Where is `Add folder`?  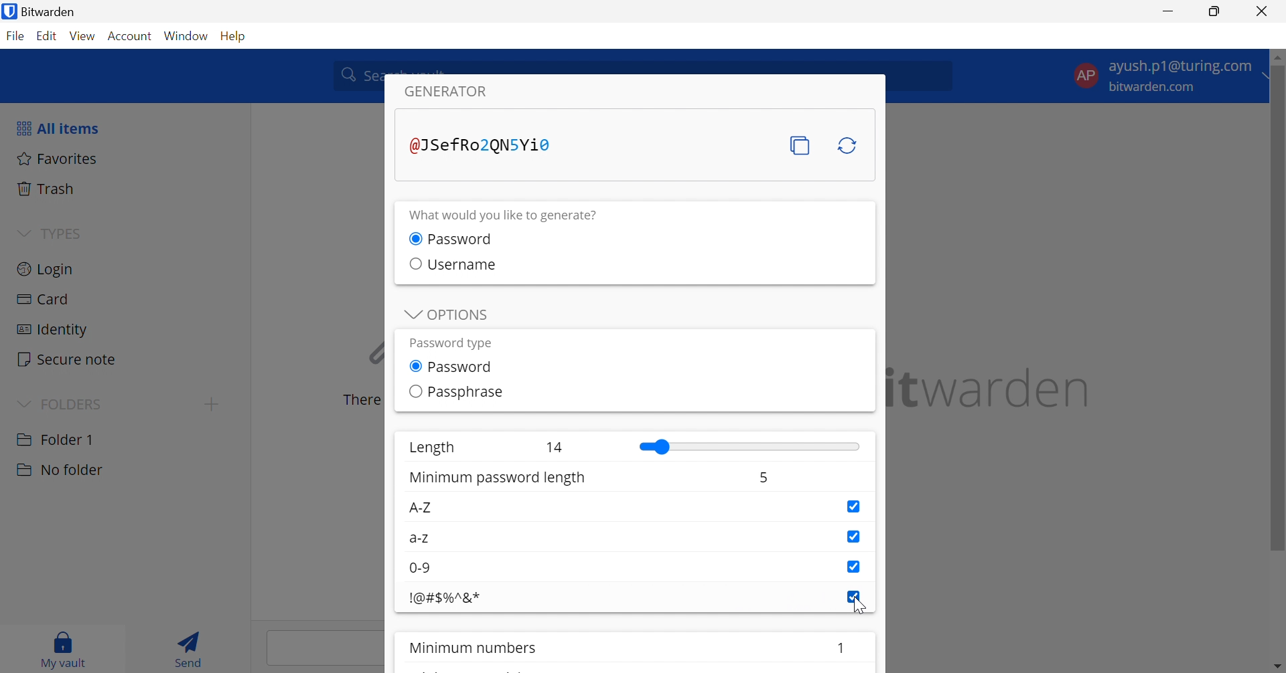
Add folder is located at coordinates (215, 403).